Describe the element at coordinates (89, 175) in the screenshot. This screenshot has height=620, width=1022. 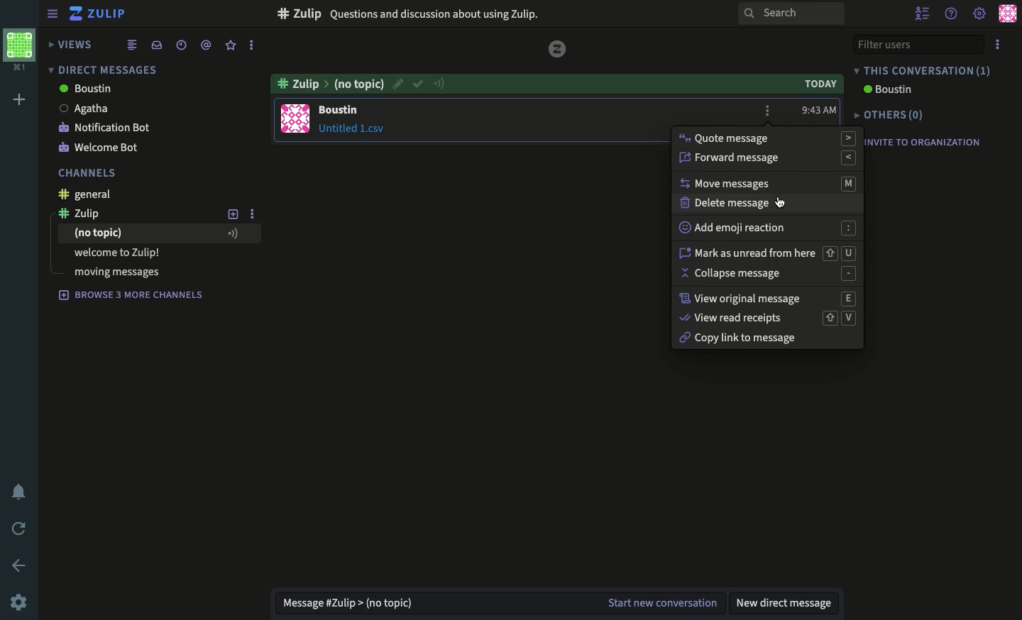
I see `channels` at that location.